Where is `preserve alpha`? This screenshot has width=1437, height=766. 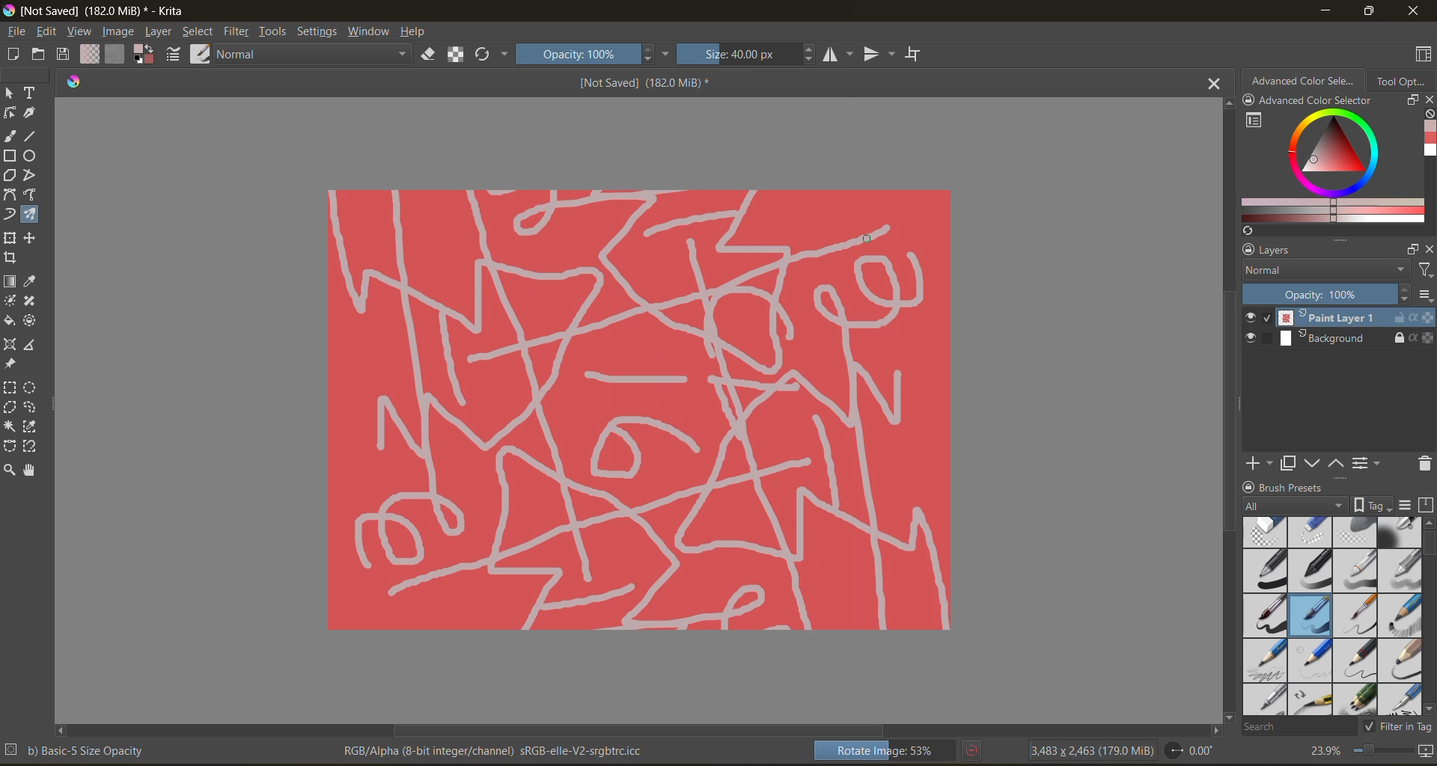
preserve alpha is located at coordinates (457, 58).